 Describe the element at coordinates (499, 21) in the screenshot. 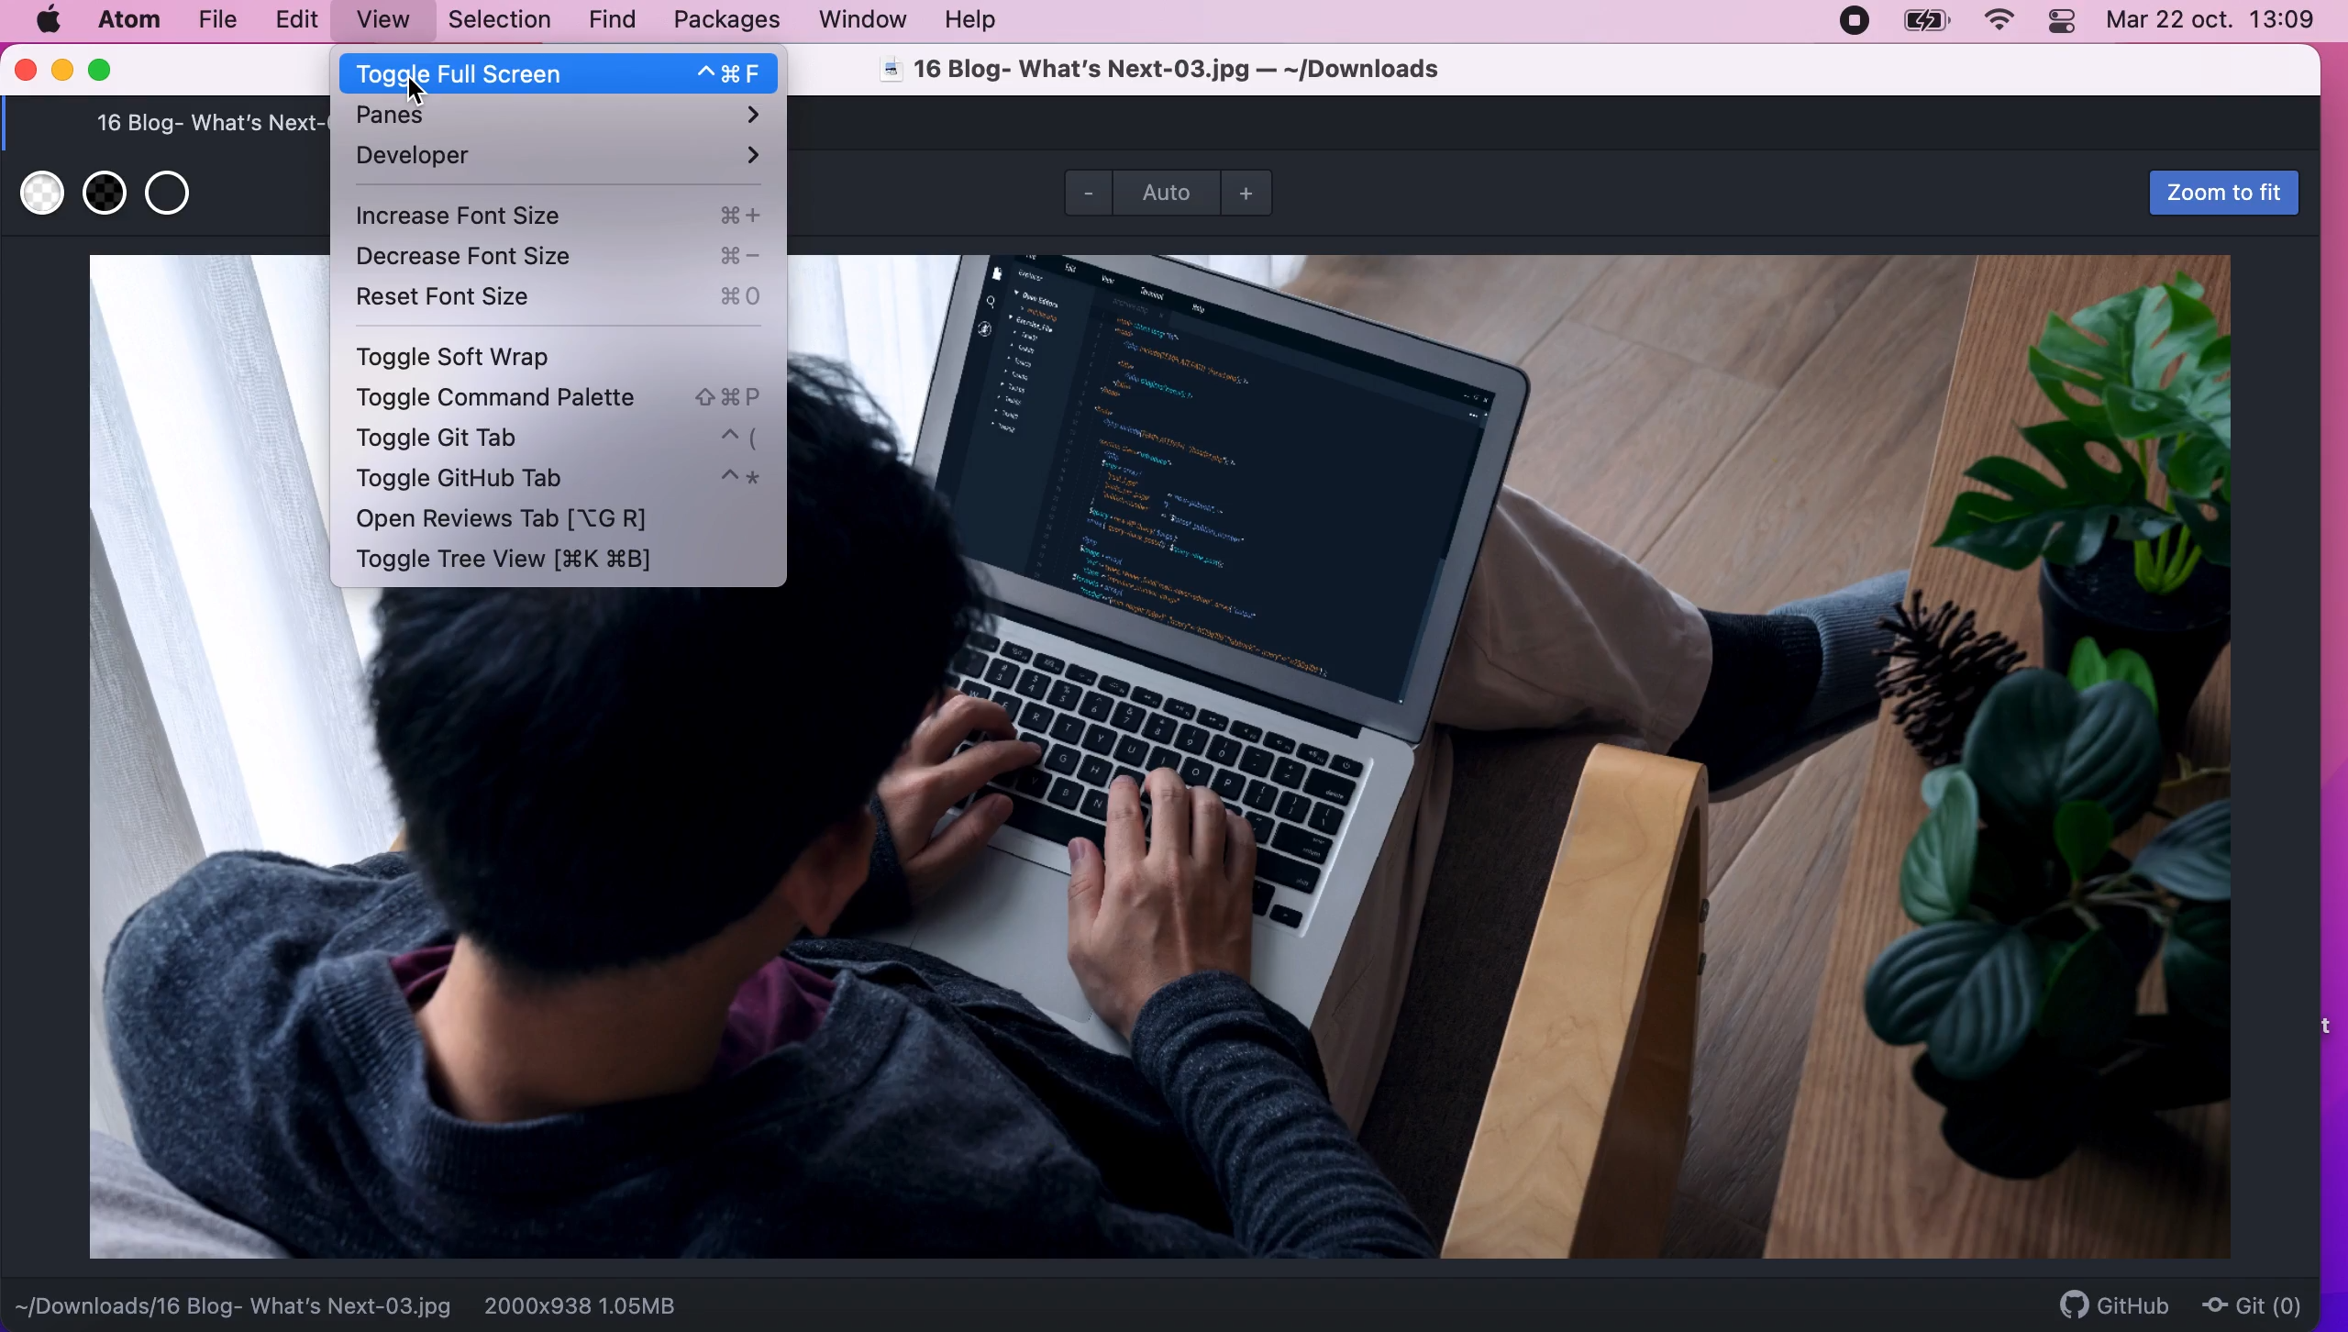

I see `selection` at that location.